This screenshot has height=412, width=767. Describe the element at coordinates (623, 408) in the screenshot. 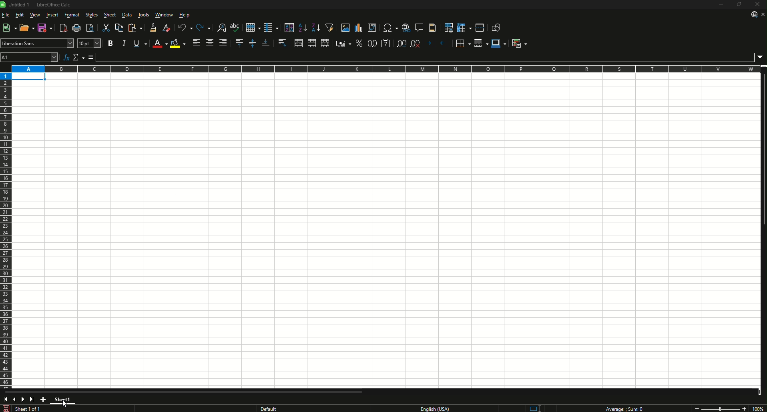

I see `Text` at that location.